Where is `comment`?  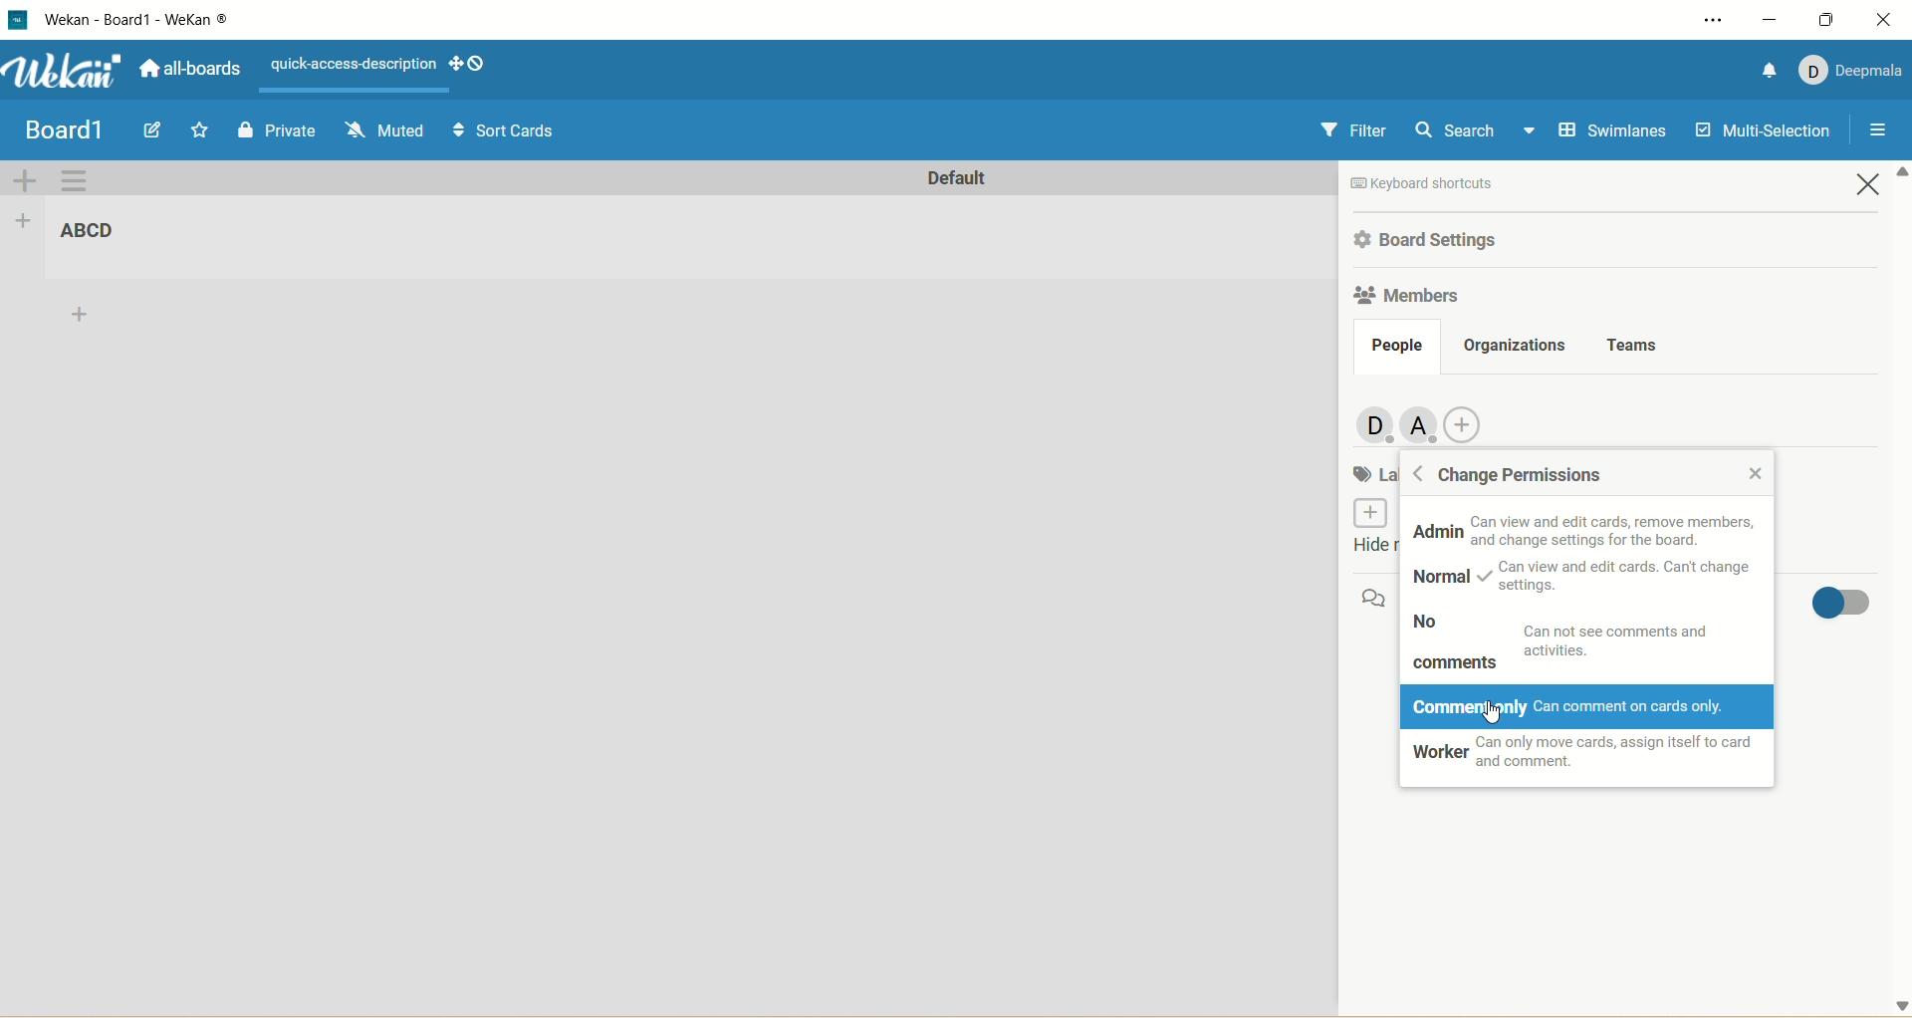 comment is located at coordinates (1374, 598).